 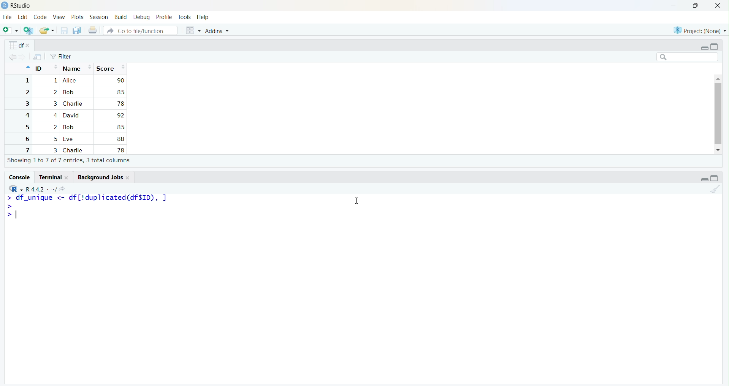 I want to click on Addins, so click(x=217, y=31).